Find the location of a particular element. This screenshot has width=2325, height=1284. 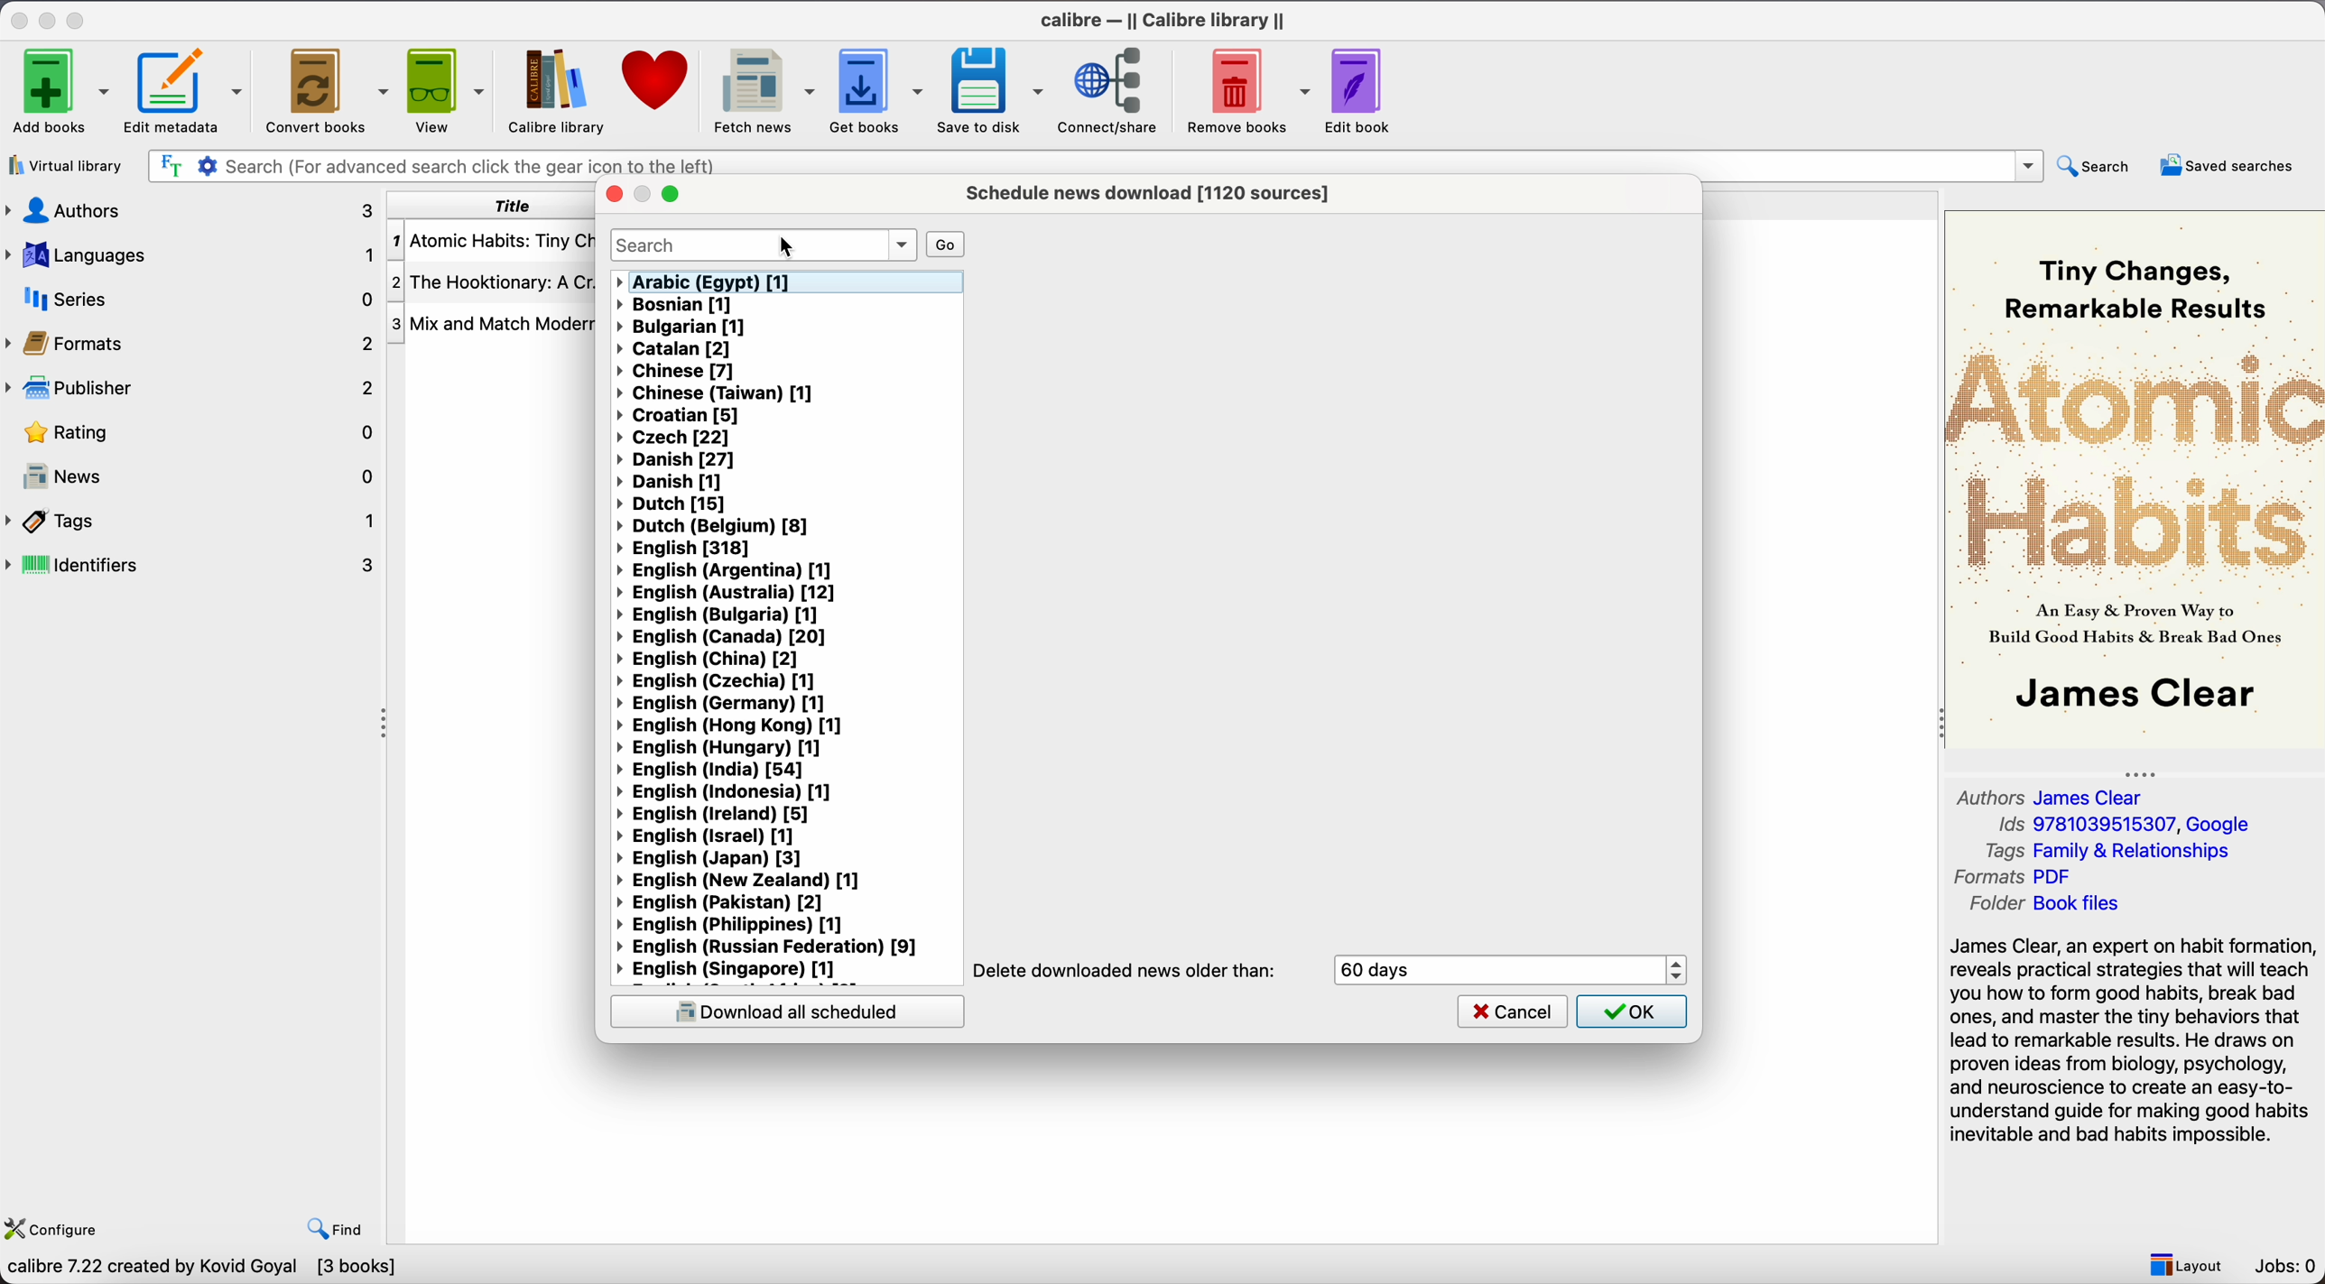

add books is located at coordinates (55, 89).